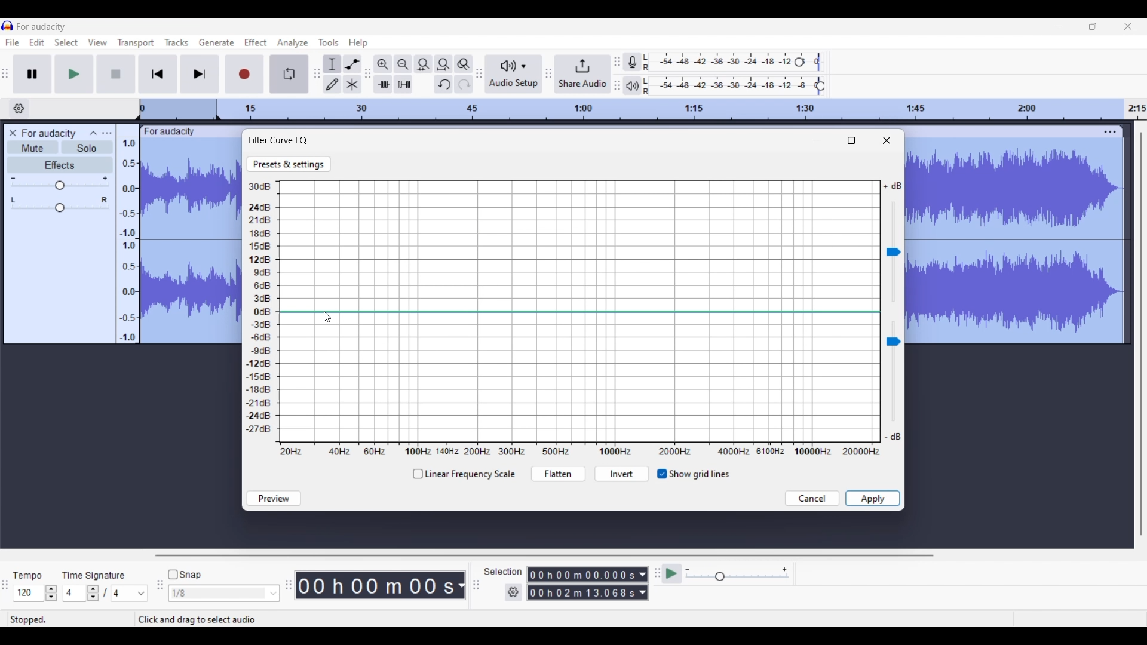  What do you see at coordinates (105, 200) in the screenshot?
I see `Pan right` at bounding box center [105, 200].